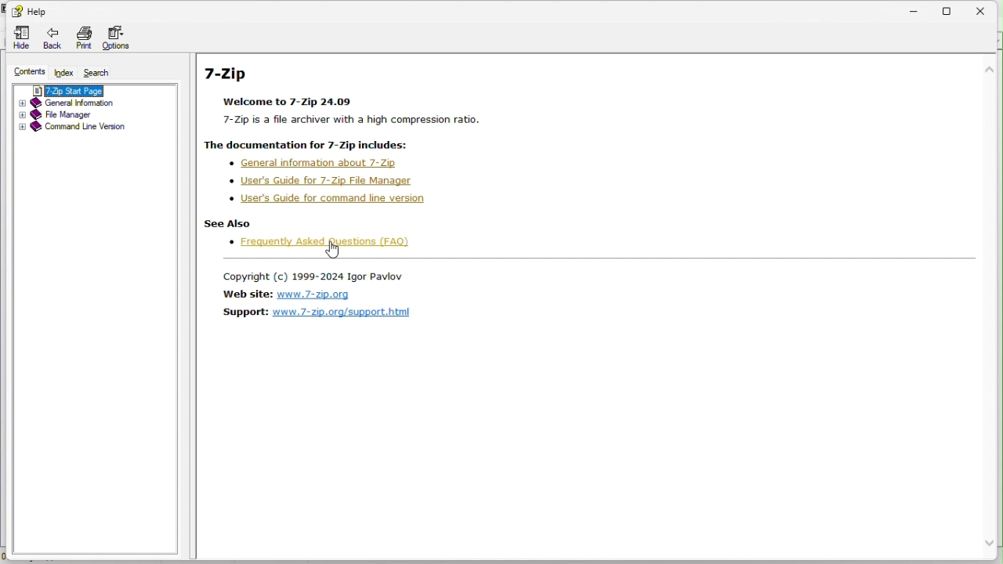 This screenshot has height=564, width=1003. Describe the element at coordinates (65, 73) in the screenshot. I see `FREE TRIAL EXPIREDindex` at that location.